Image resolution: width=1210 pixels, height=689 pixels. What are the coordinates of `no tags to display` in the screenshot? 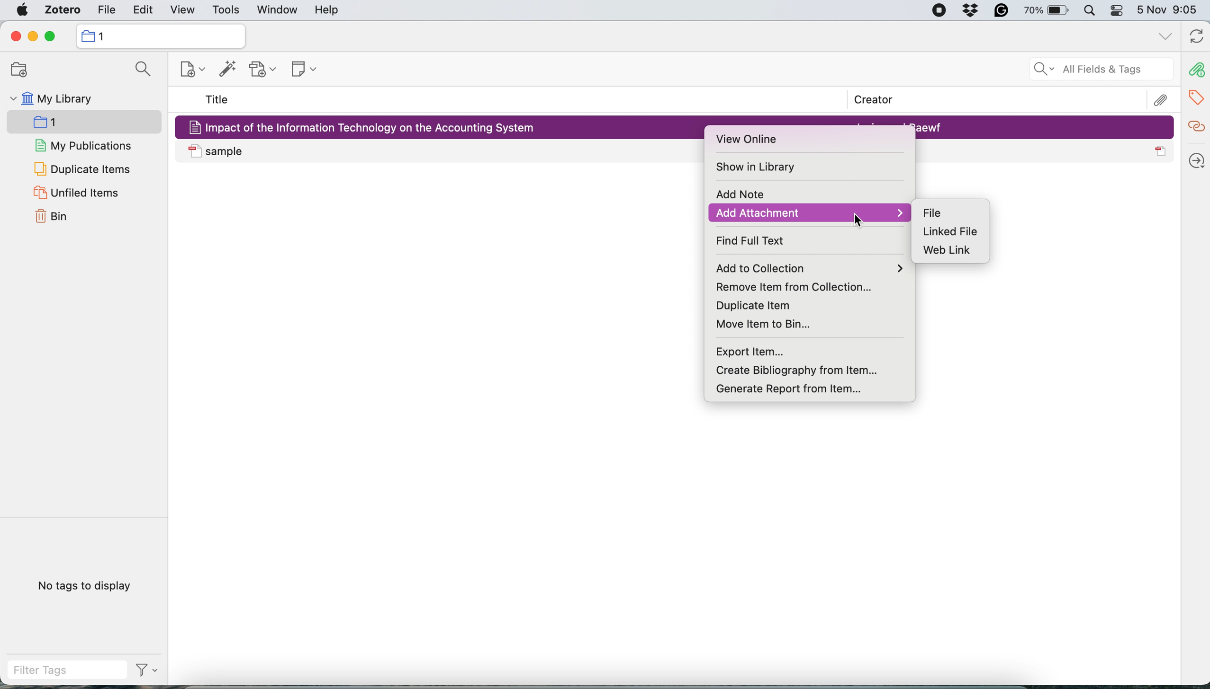 It's located at (87, 585).